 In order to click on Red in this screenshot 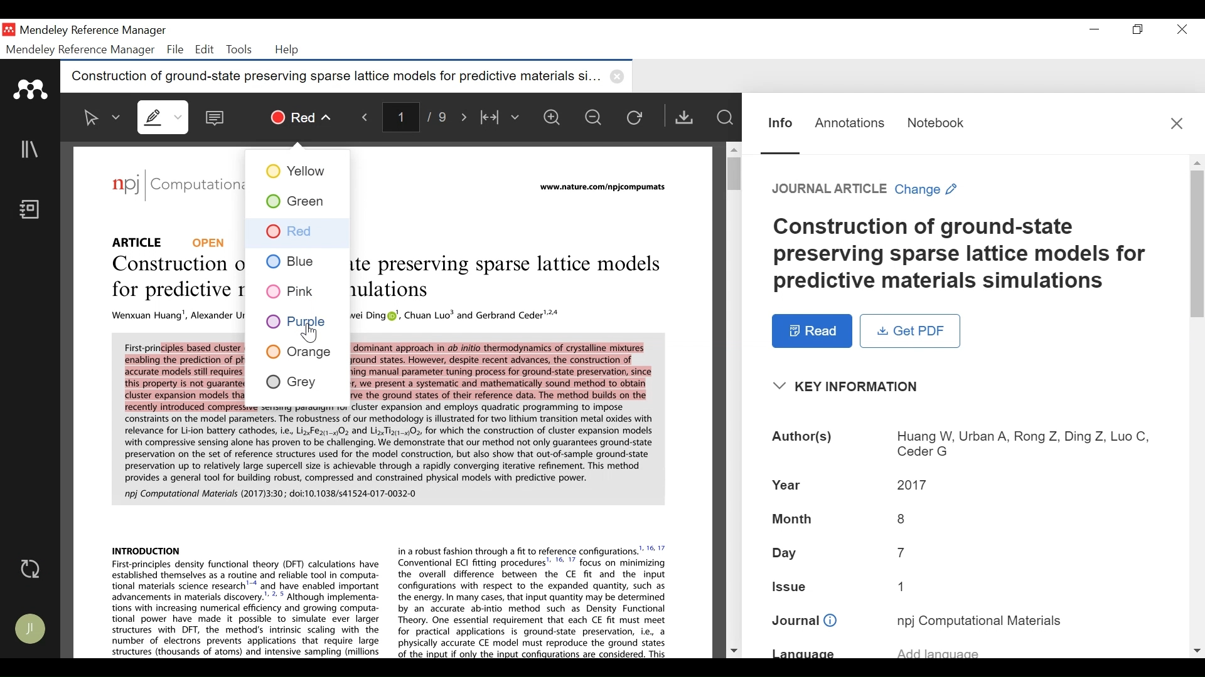, I will do `click(300, 118)`.